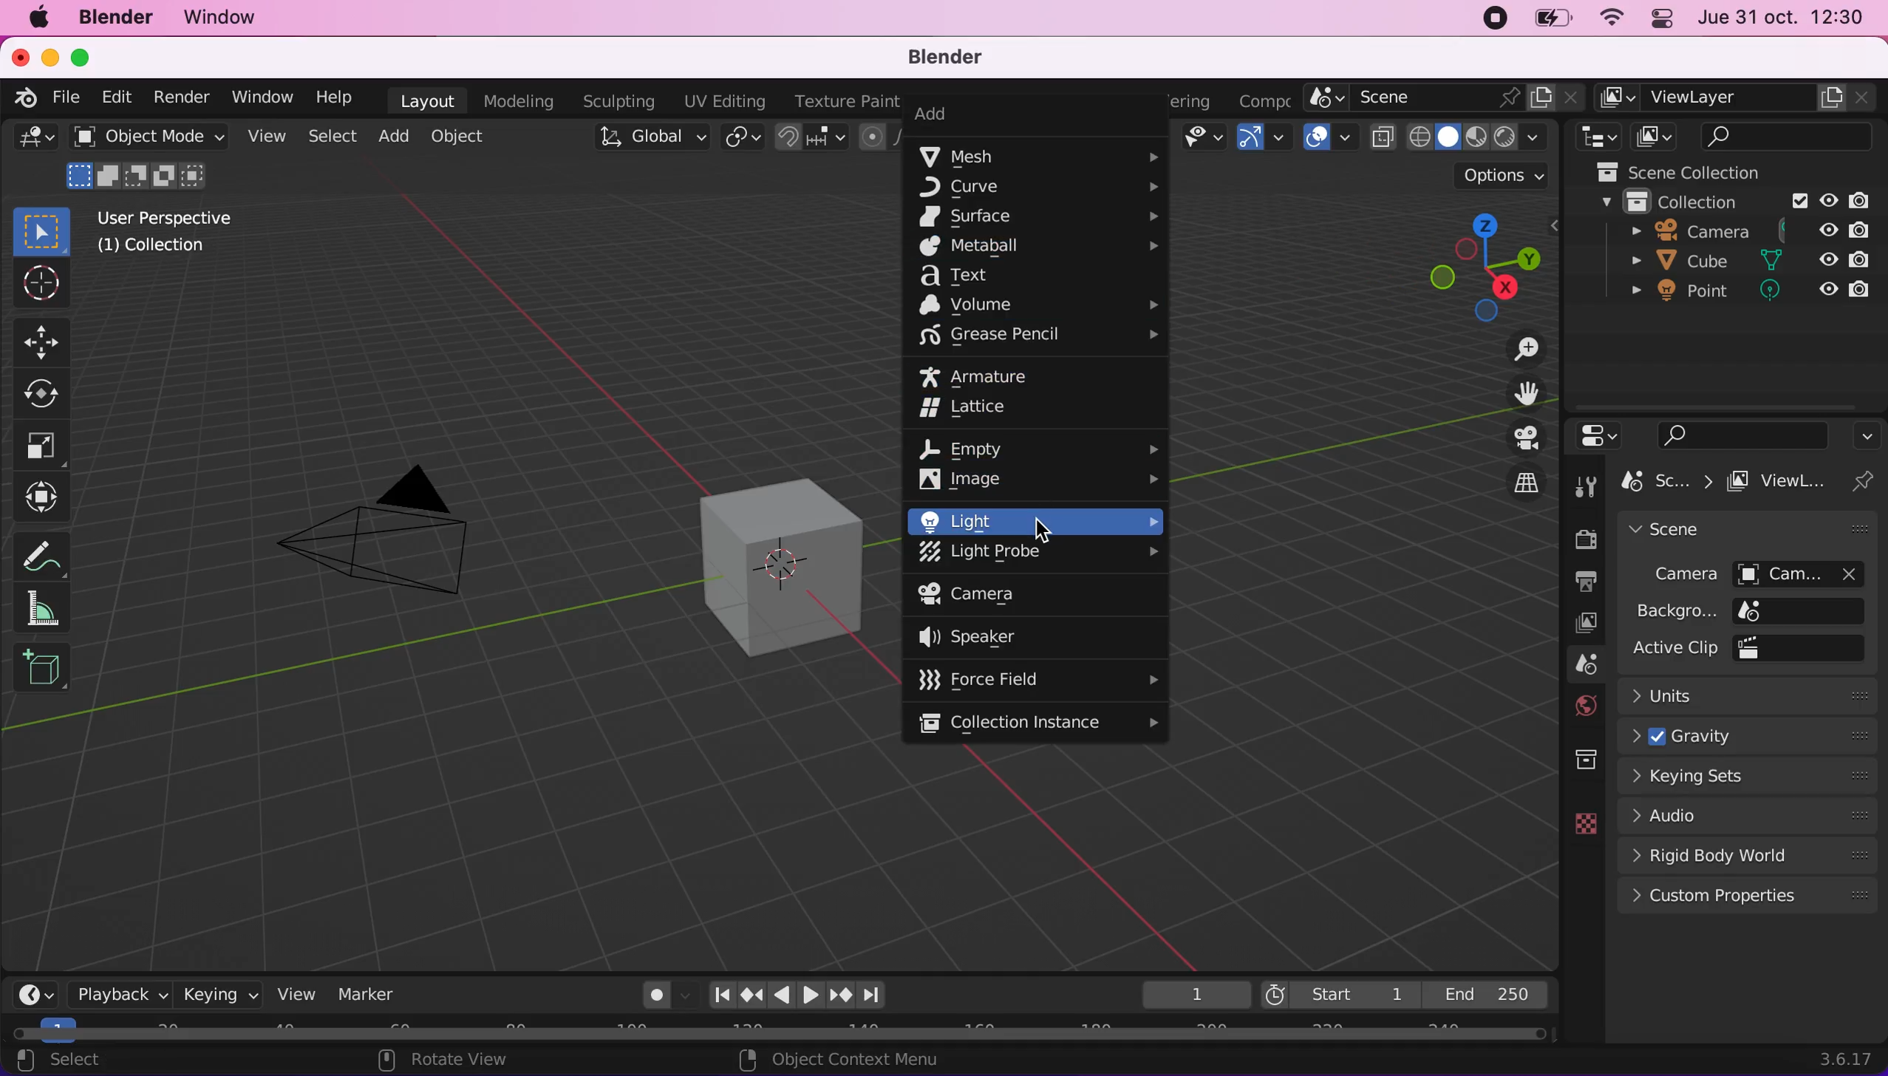 The image size is (1888, 1076). I want to click on disable in renders, so click(1856, 292).